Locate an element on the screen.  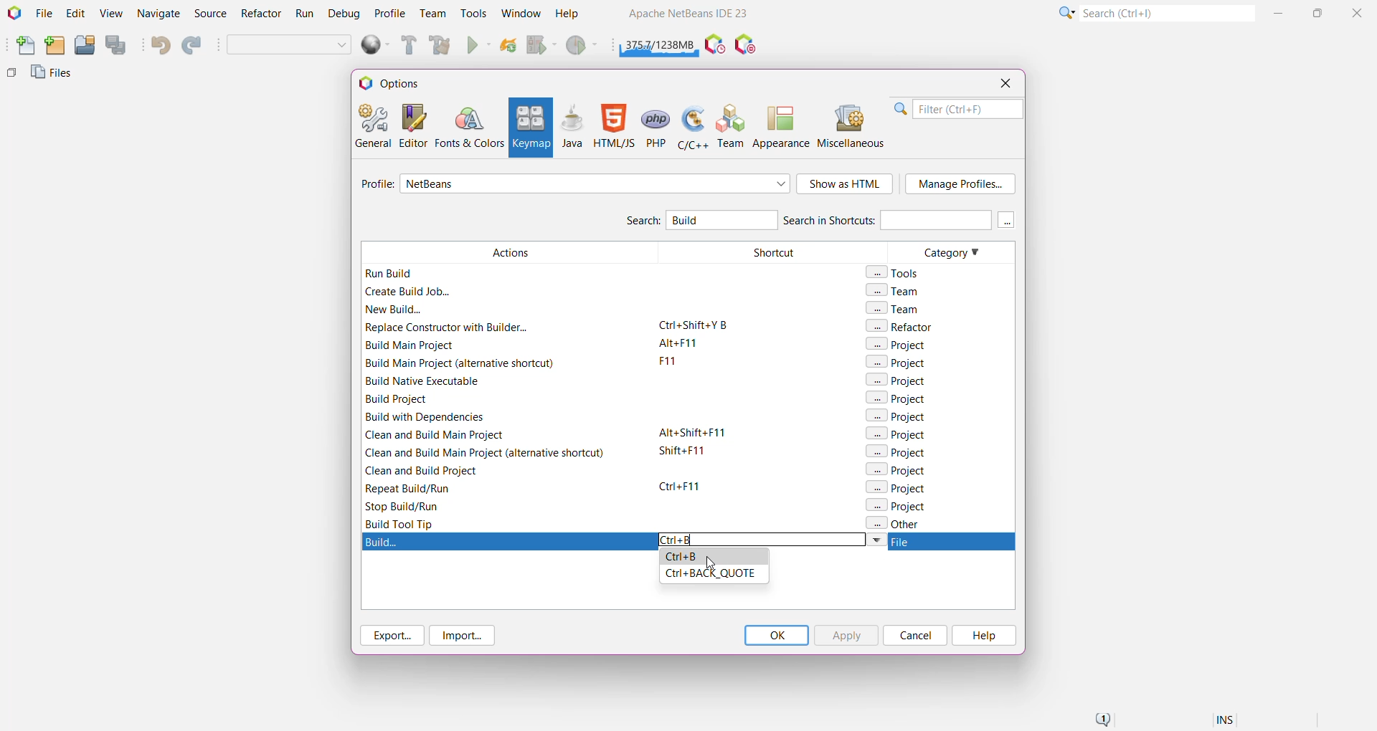
Export is located at coordinates (390, 635).